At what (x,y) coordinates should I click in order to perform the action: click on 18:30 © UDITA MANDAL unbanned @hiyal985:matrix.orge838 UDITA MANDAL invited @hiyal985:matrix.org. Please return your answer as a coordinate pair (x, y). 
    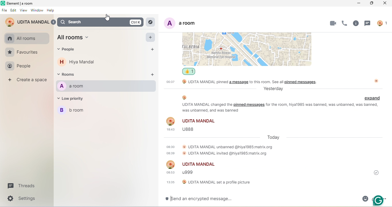
    Looking at the image, I should click on (217, 149).